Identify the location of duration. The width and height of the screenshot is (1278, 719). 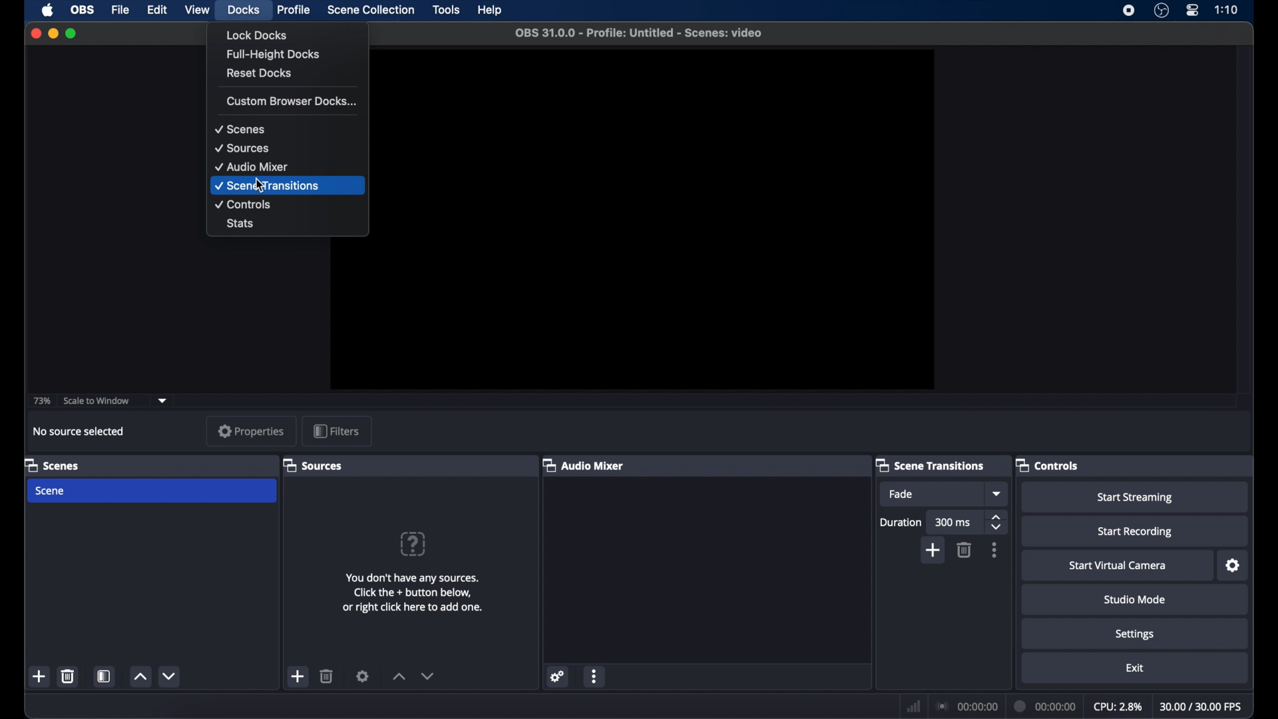
(901, 523).